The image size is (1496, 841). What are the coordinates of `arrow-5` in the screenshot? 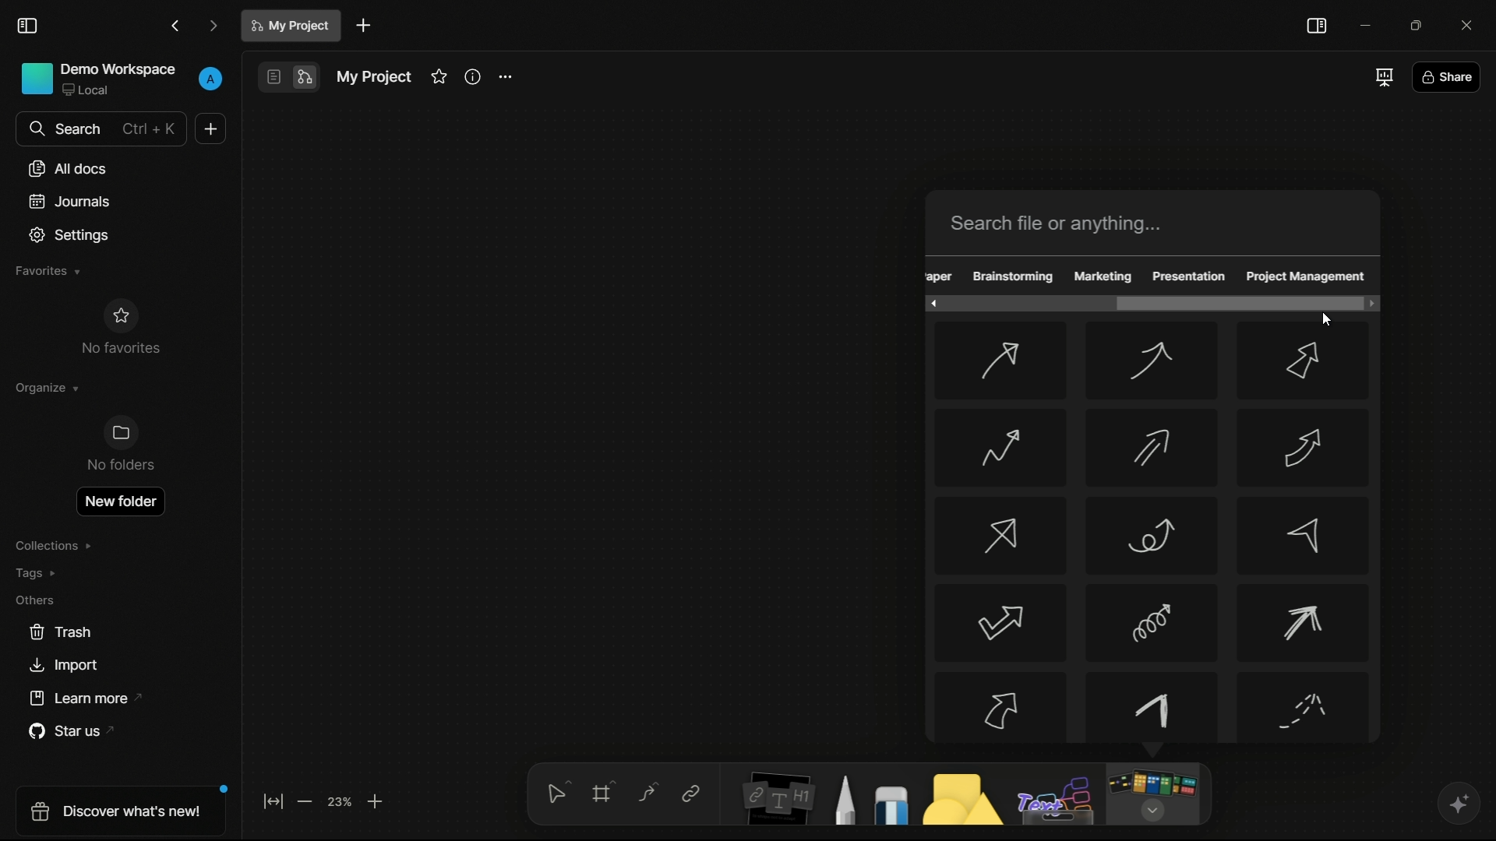 It's located at (1149, 449).